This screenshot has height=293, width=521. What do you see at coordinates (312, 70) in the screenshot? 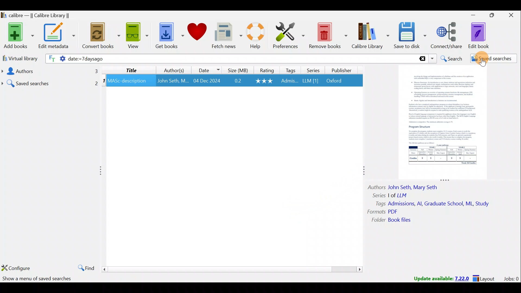
I see `Series` at bounding box center [312, 70].